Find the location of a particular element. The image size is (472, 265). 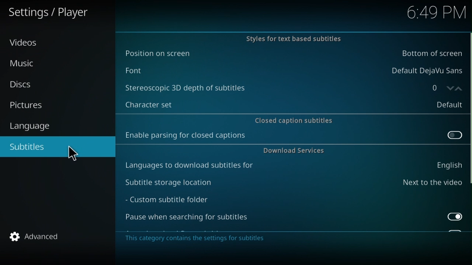

Discs is located at coordinates (25, 84).